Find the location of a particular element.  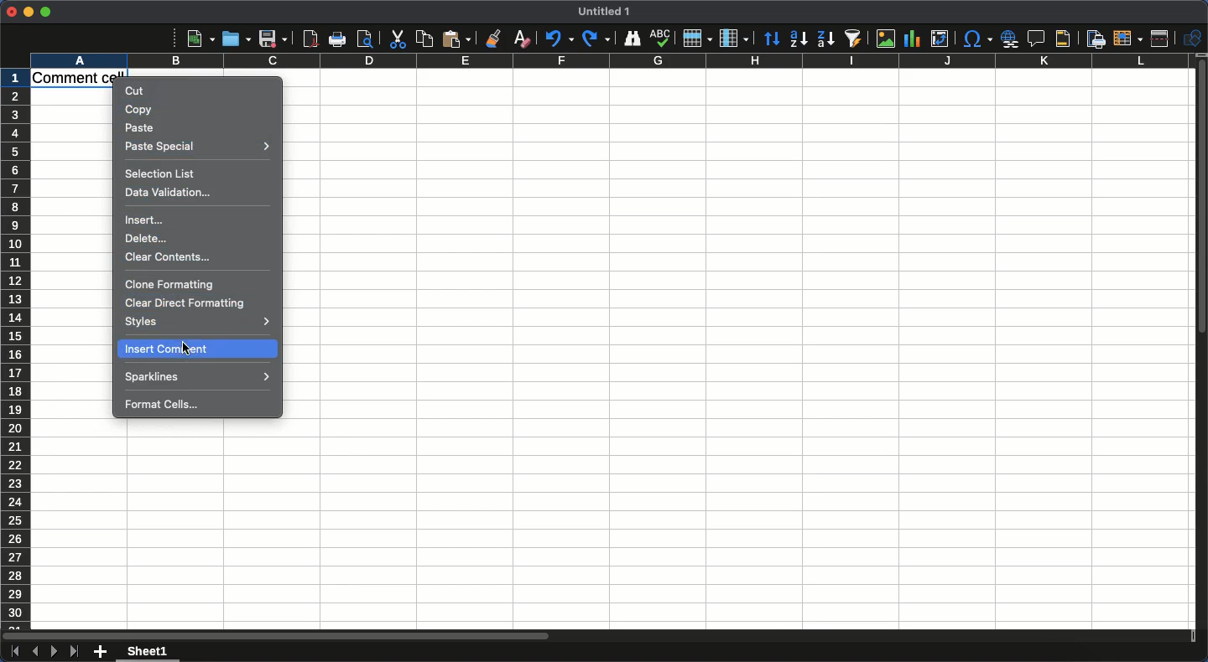

Split window is located at coordinates (1160, 38).